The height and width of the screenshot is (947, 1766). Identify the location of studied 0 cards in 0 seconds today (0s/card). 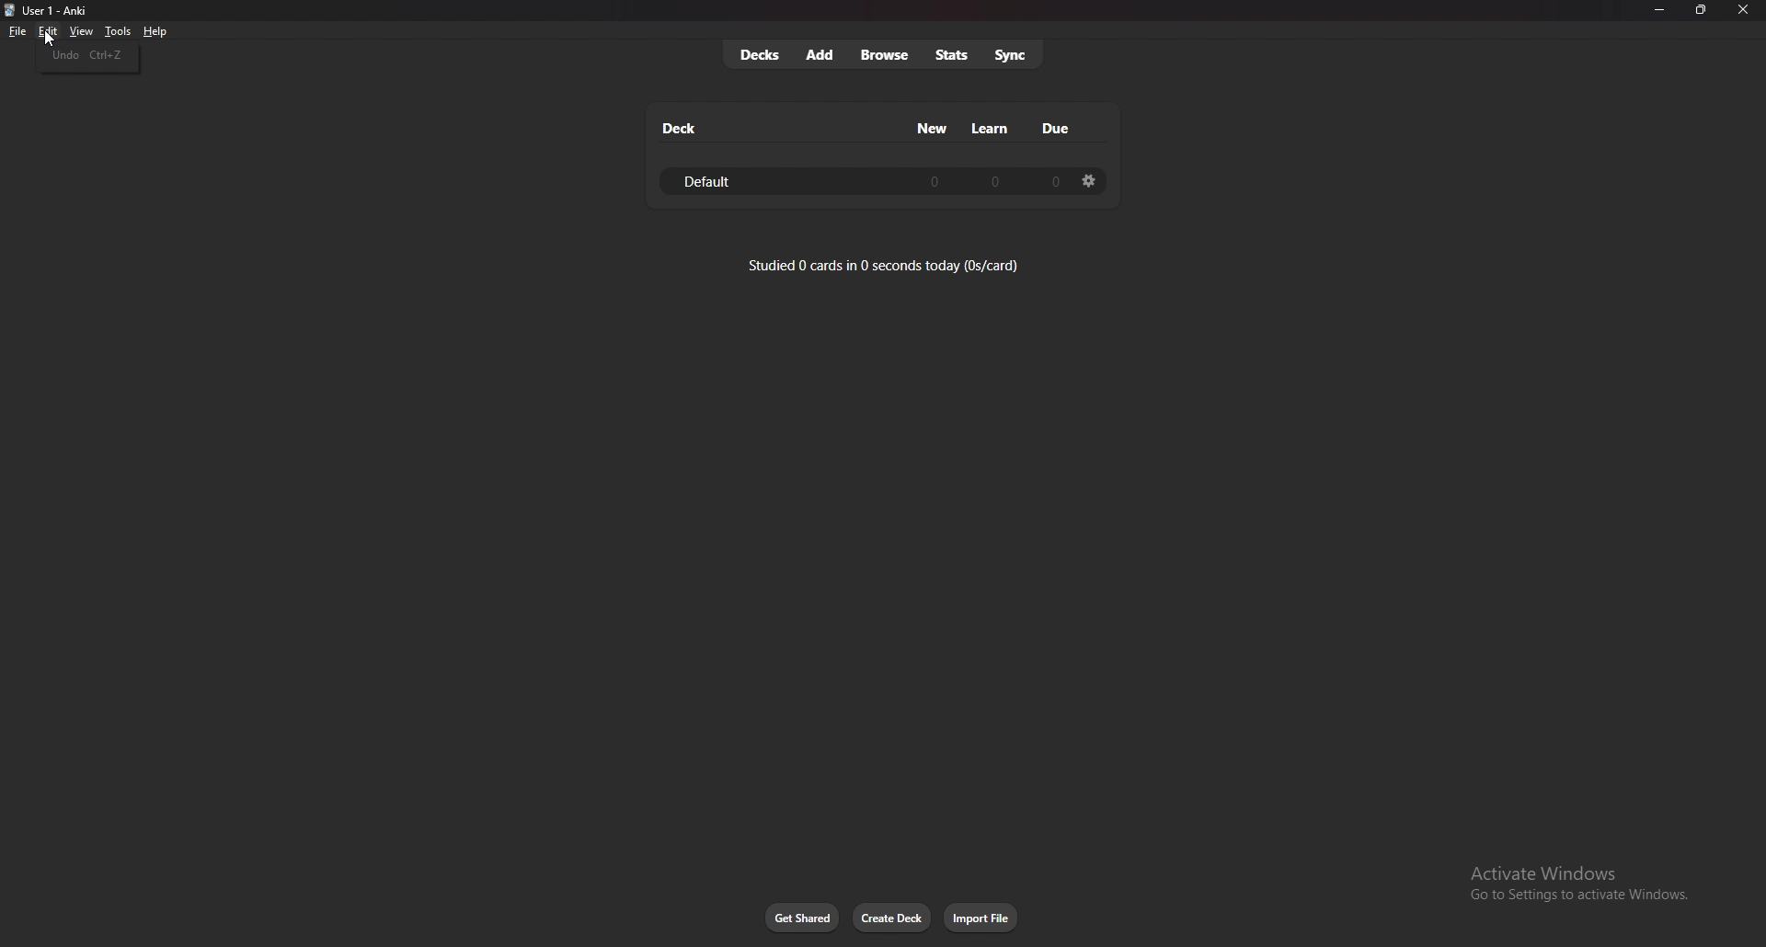
(885, 265).